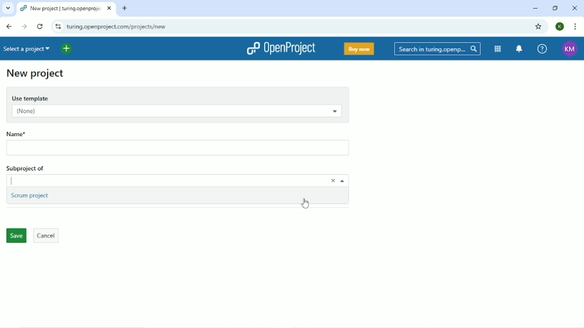 This screenshot has height=328, width=584. Describe the element at coordinates (25, 27) in the screenshot. I see `Forward` at that location.